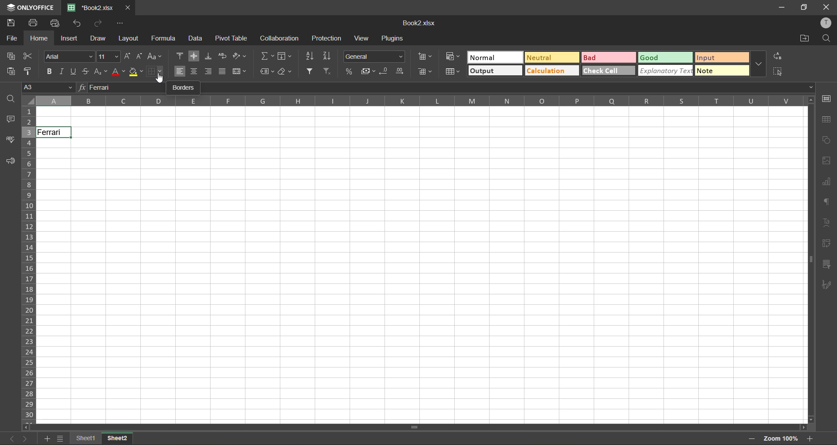  Describe the element at coordinates (373, 56) in the screenshot. I see `number format` at that location.